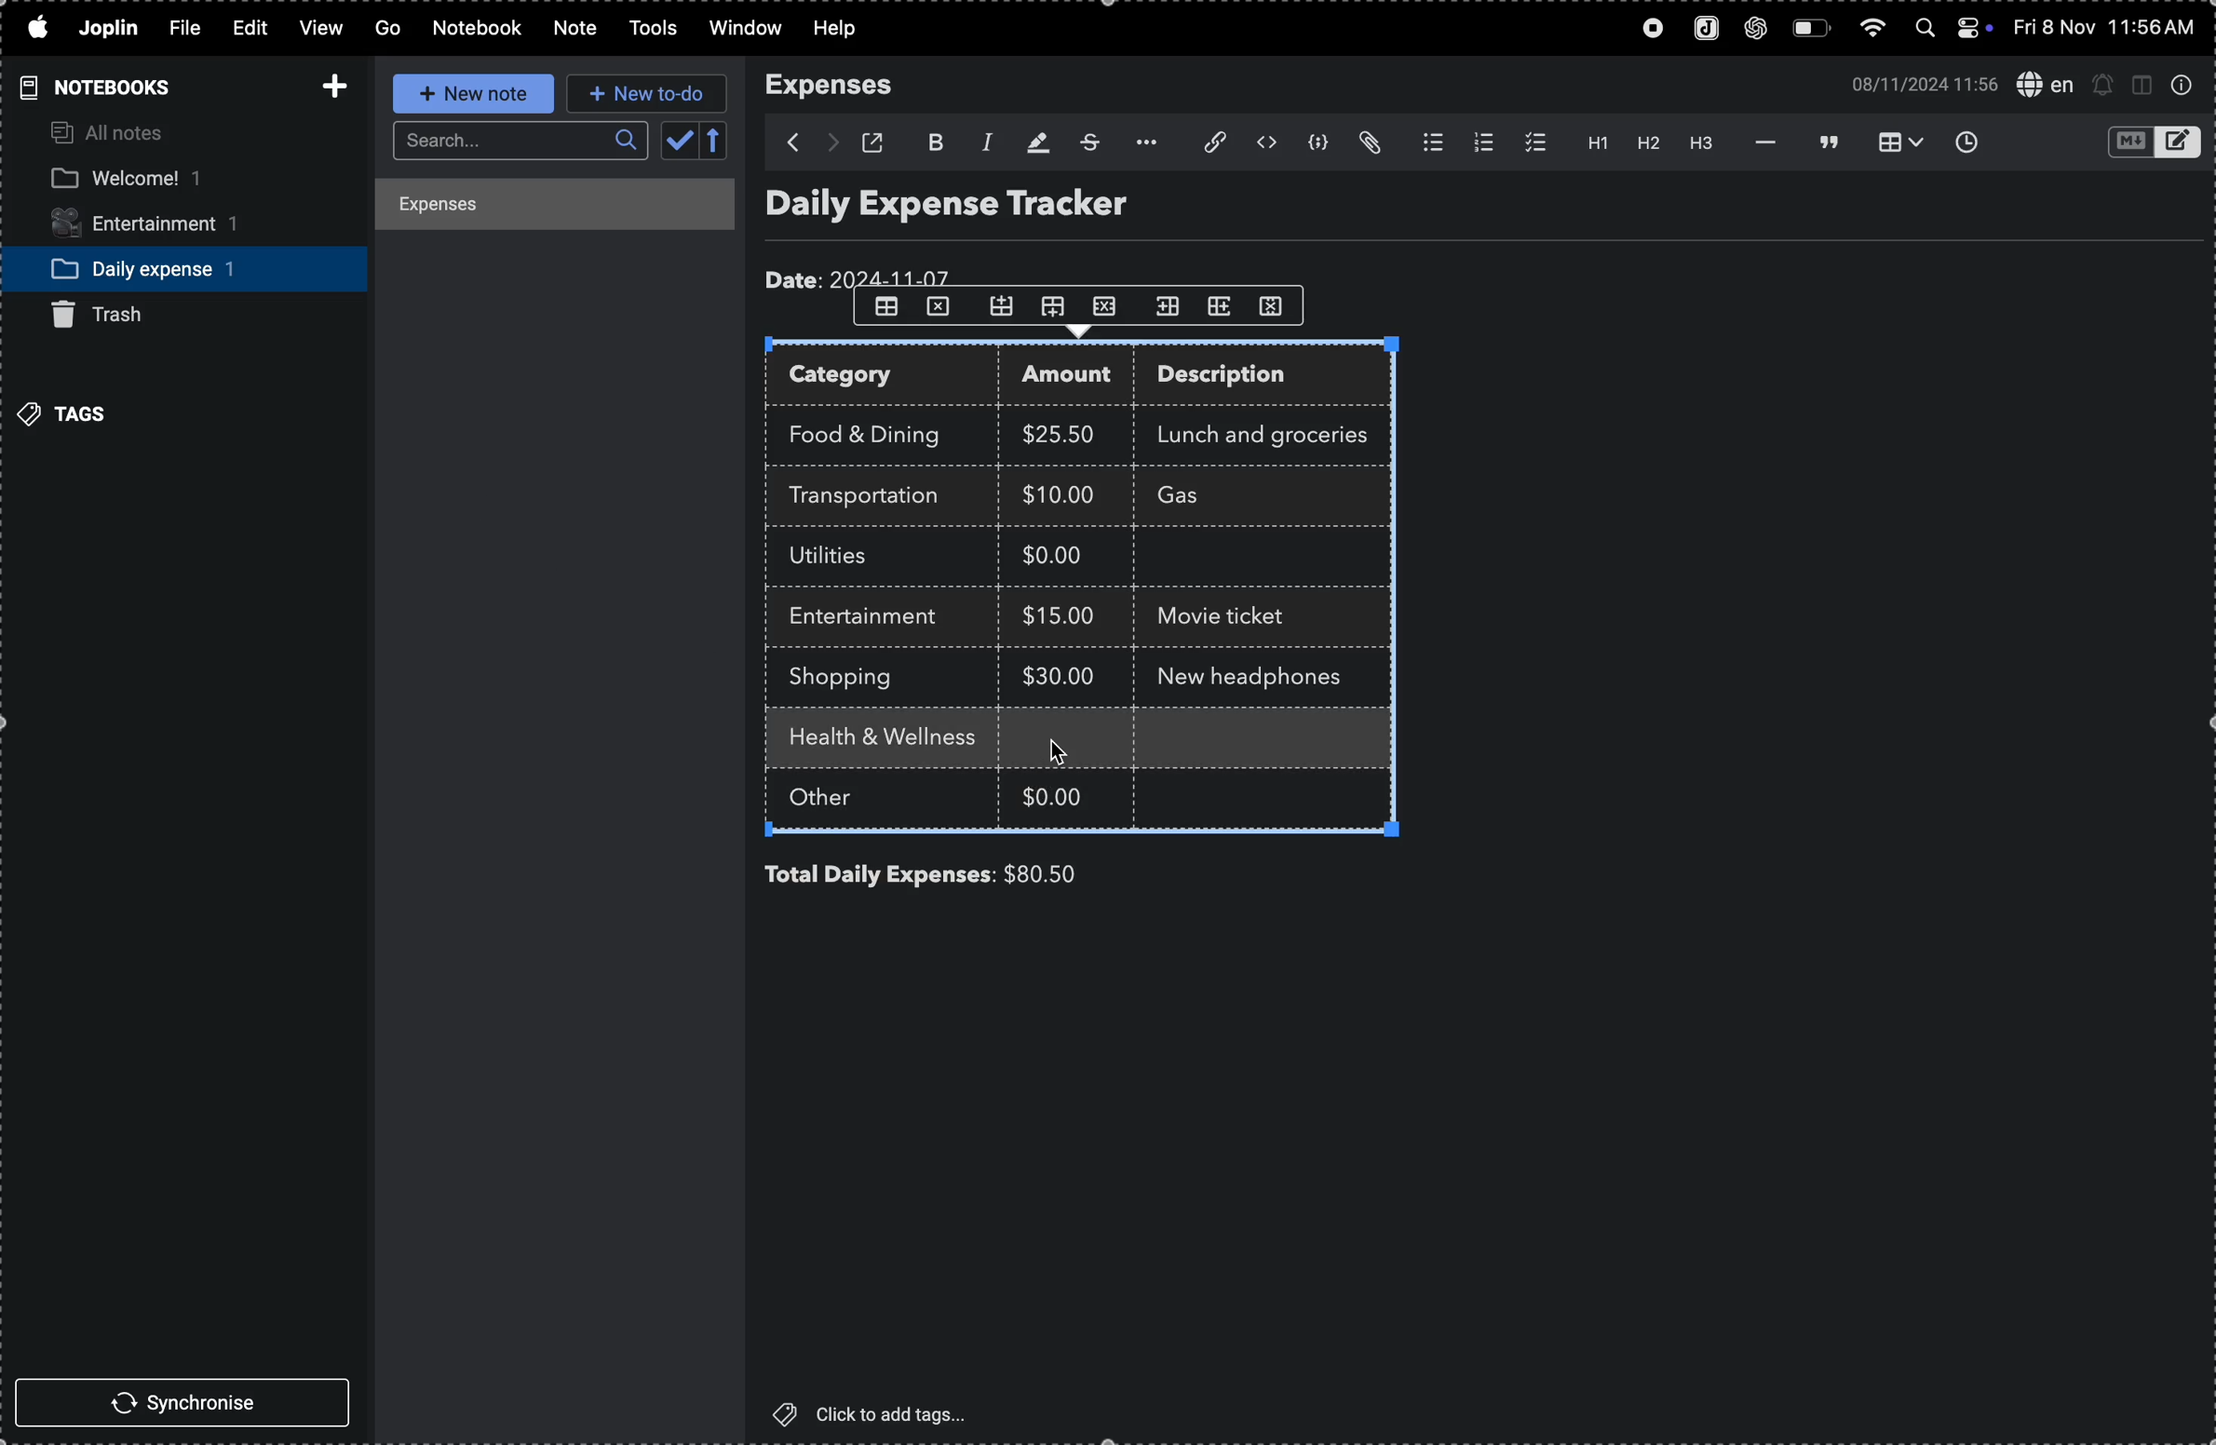 The image size is (2216, 1445). What do you see at coordinates (2044, 83) in the screenshot?
I see `spell check` at bounding box center [2044, 83].